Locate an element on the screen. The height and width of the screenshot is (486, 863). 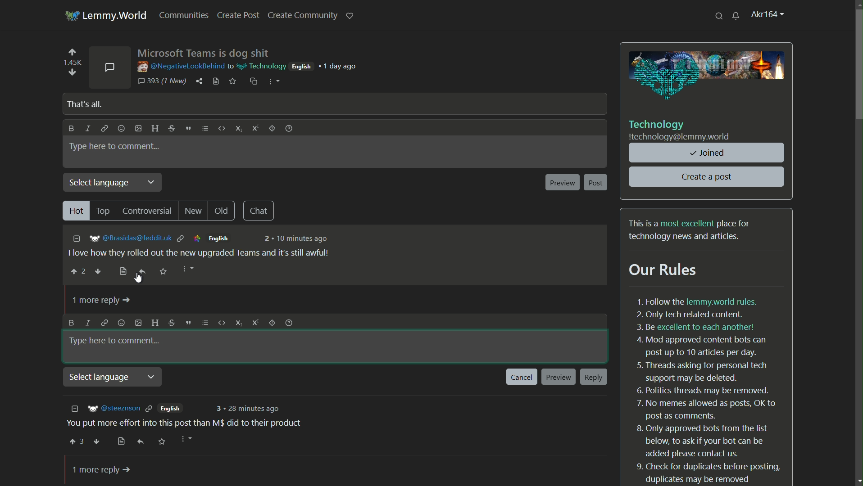
top is located at coordinates (104, 210).